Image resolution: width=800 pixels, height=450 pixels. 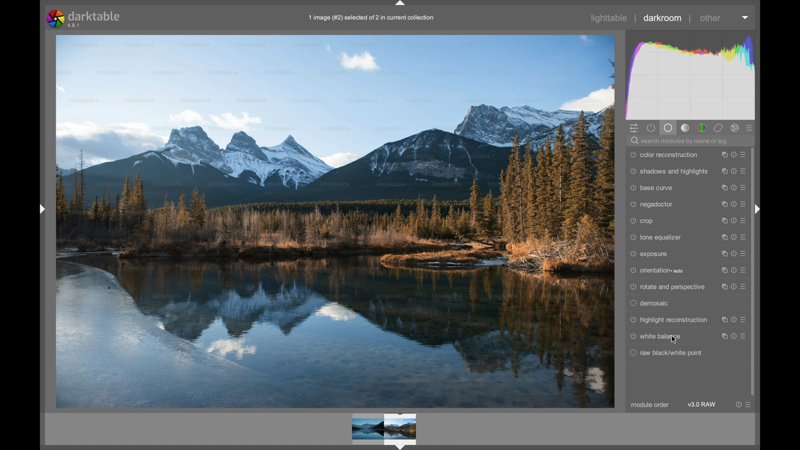 I want to click on base, so click(x=668, y=127).